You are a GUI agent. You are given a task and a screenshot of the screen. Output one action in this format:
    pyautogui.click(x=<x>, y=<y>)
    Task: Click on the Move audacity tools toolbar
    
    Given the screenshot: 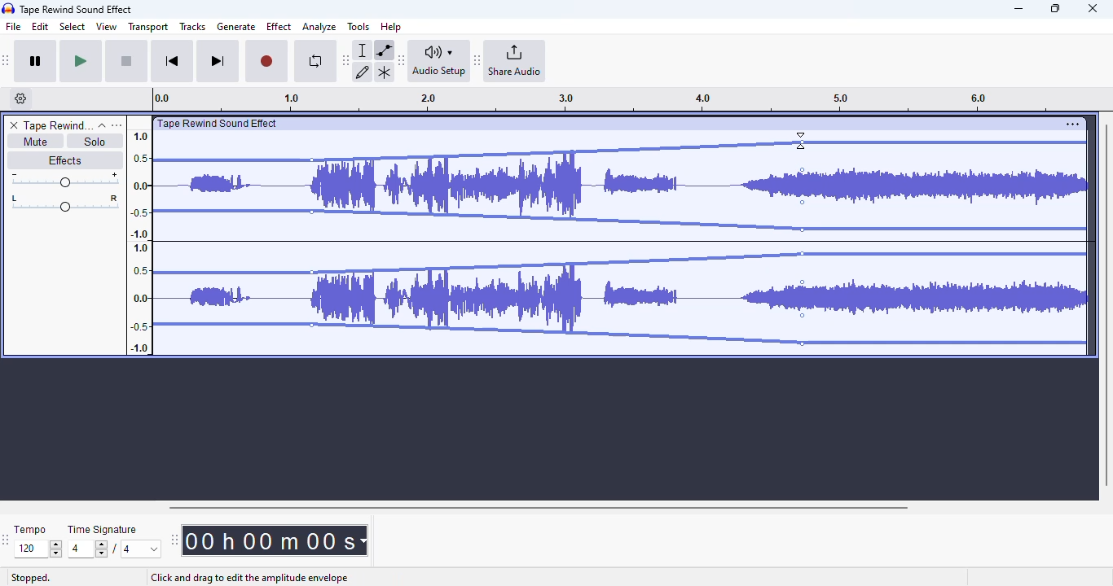 What is the action you would take?
    pyautogui.click(x=346, y=59)
    